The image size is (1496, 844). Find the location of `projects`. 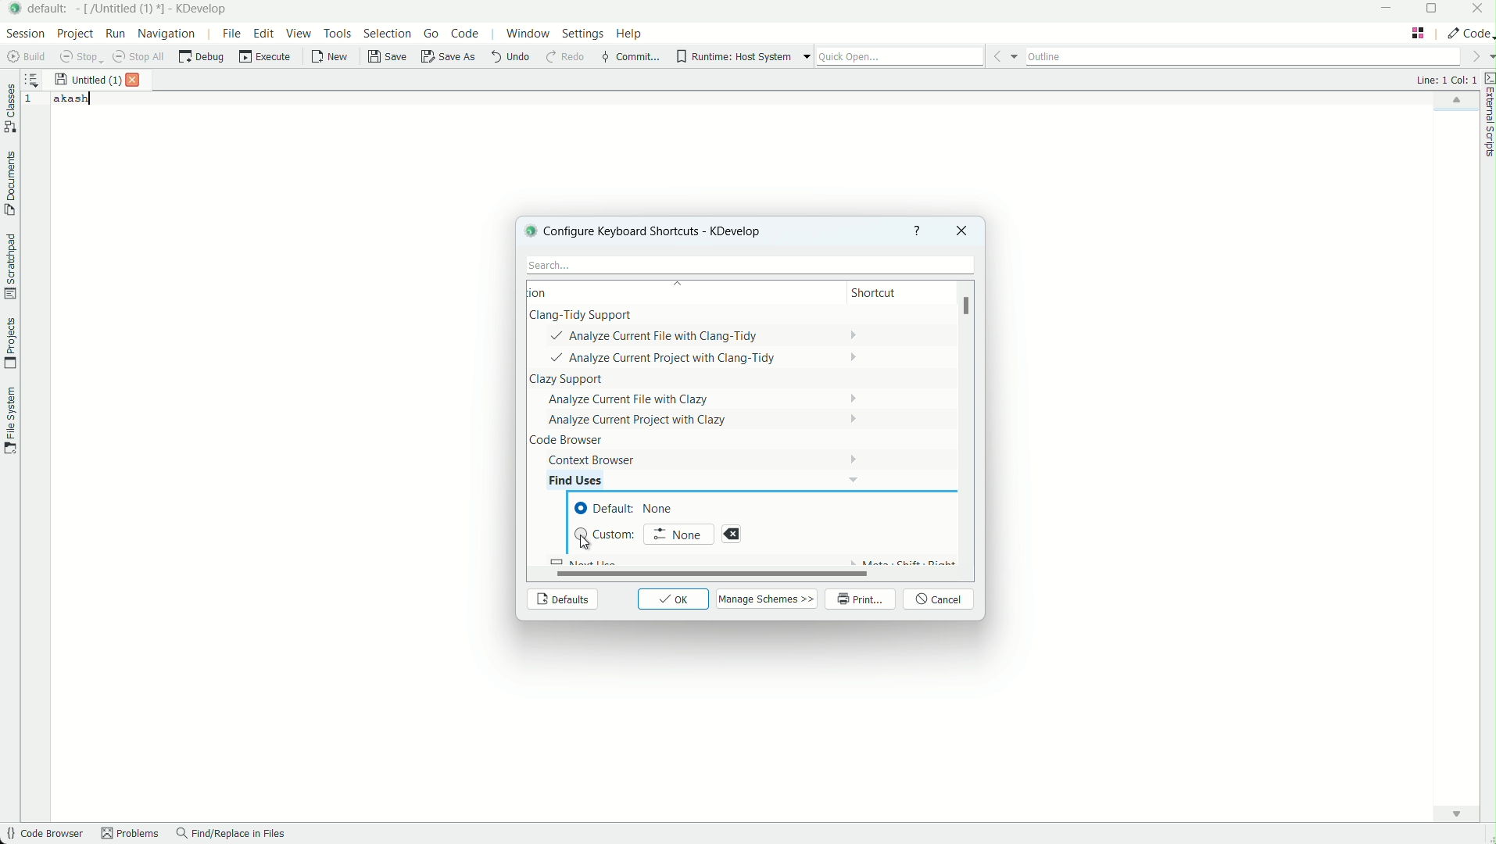

projects is located at coordinates (9, 344).